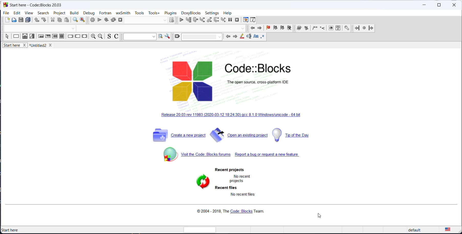 The width and height of the screenshot is (462, 234). What do you see at coordinates (167, 36) in the screenshot?
I see `setting` at bounding box center [167, 36].